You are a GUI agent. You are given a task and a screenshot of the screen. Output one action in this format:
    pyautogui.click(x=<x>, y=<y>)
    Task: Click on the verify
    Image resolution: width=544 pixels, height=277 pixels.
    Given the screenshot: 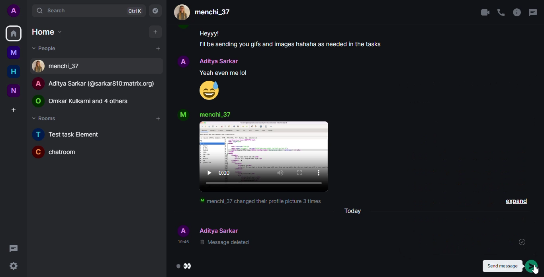 What is the action you would take?
    pyautogui.click(x=521, y=242)
    